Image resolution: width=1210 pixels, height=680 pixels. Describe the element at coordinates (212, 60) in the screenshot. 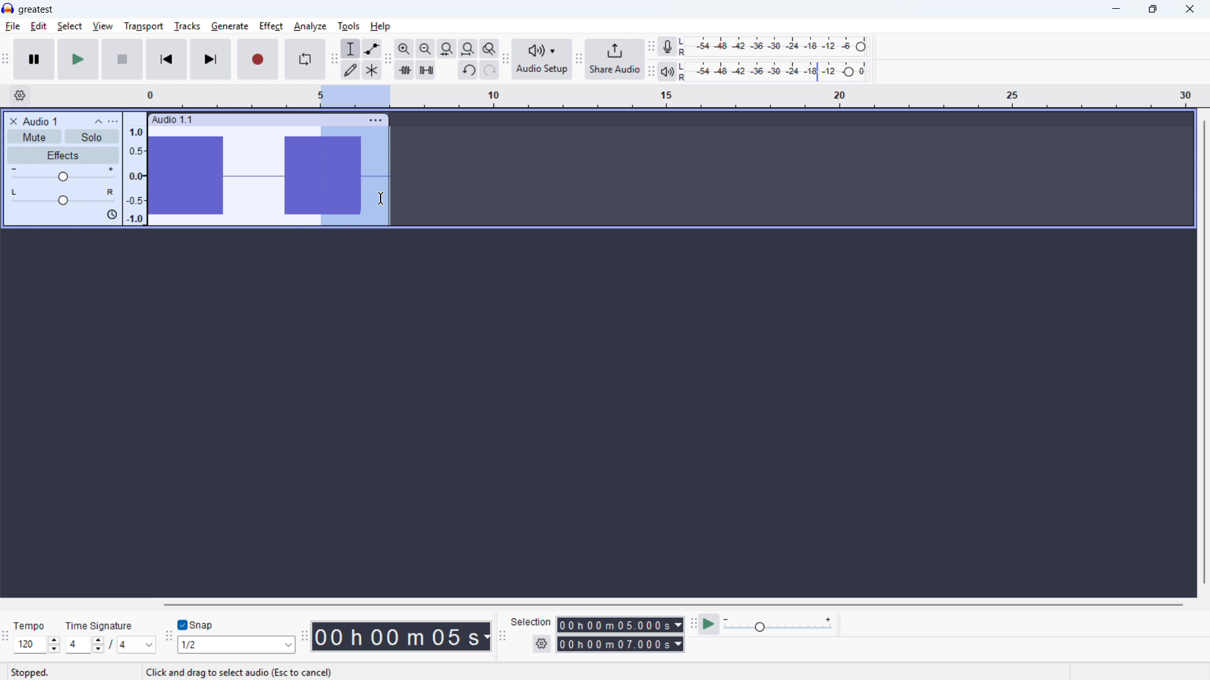

I see `Skip to end ` at that location.